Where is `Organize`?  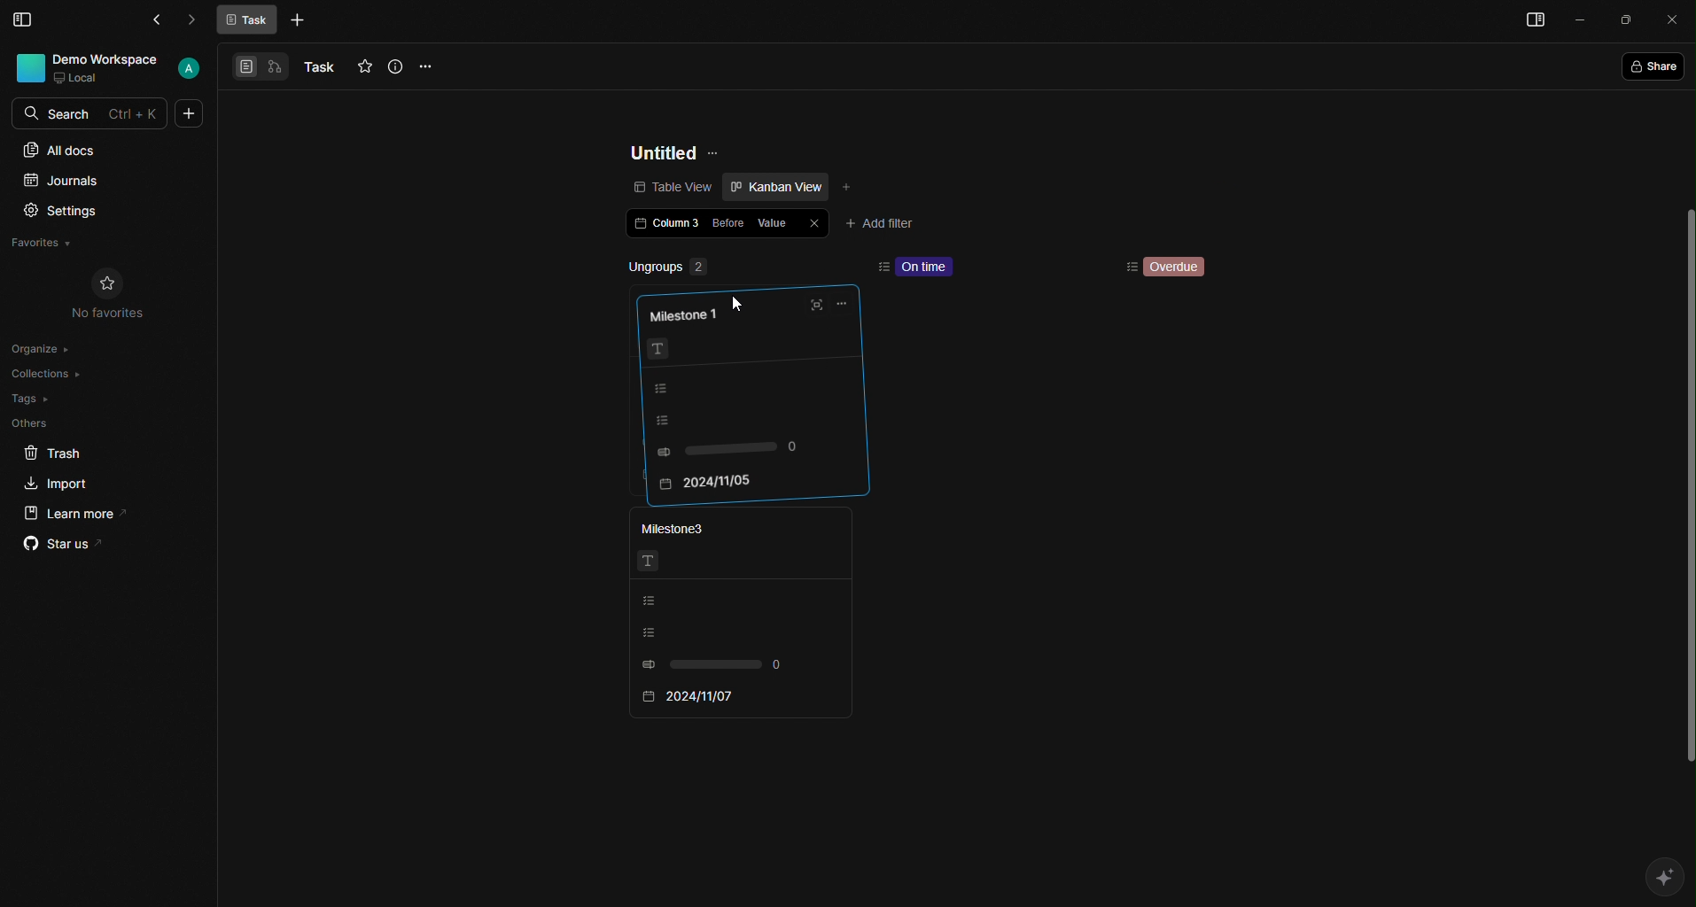
Organize is located at coordinates (46, 348).